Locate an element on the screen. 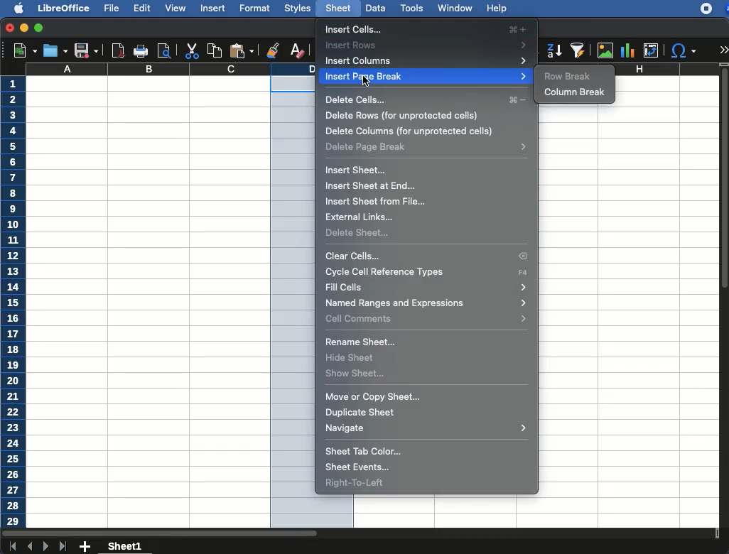  column break is located at coordinates (578, 91).